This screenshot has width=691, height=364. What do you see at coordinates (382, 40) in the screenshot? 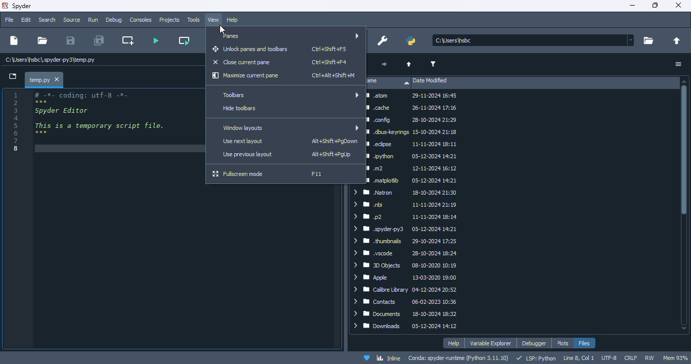
I see `preferences` at bounding box center [382, 40].